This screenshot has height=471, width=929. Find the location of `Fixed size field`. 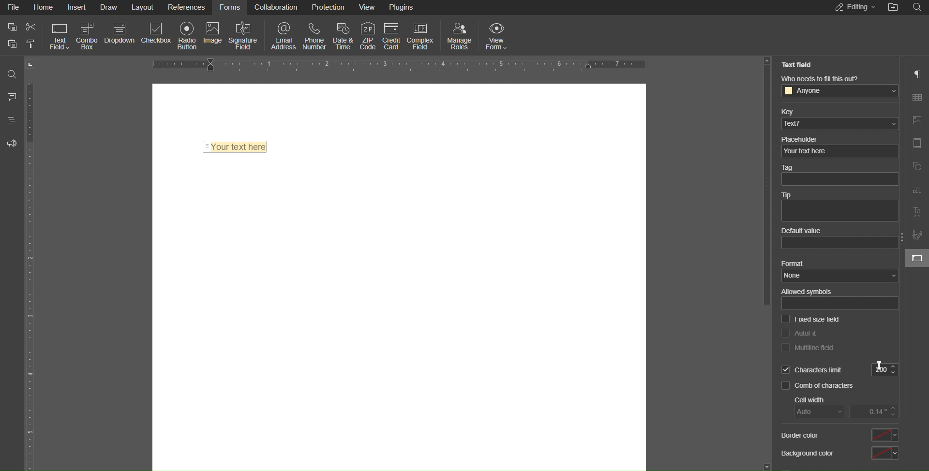

Fixed size field is located at coordinates (810, 320).